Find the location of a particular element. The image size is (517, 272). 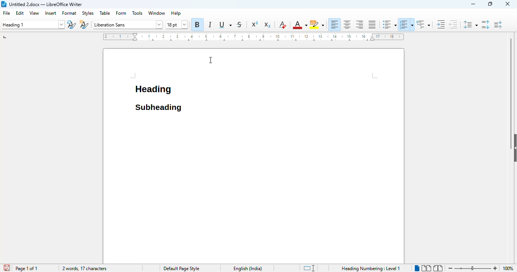

close is located at coordinates (508, 3).